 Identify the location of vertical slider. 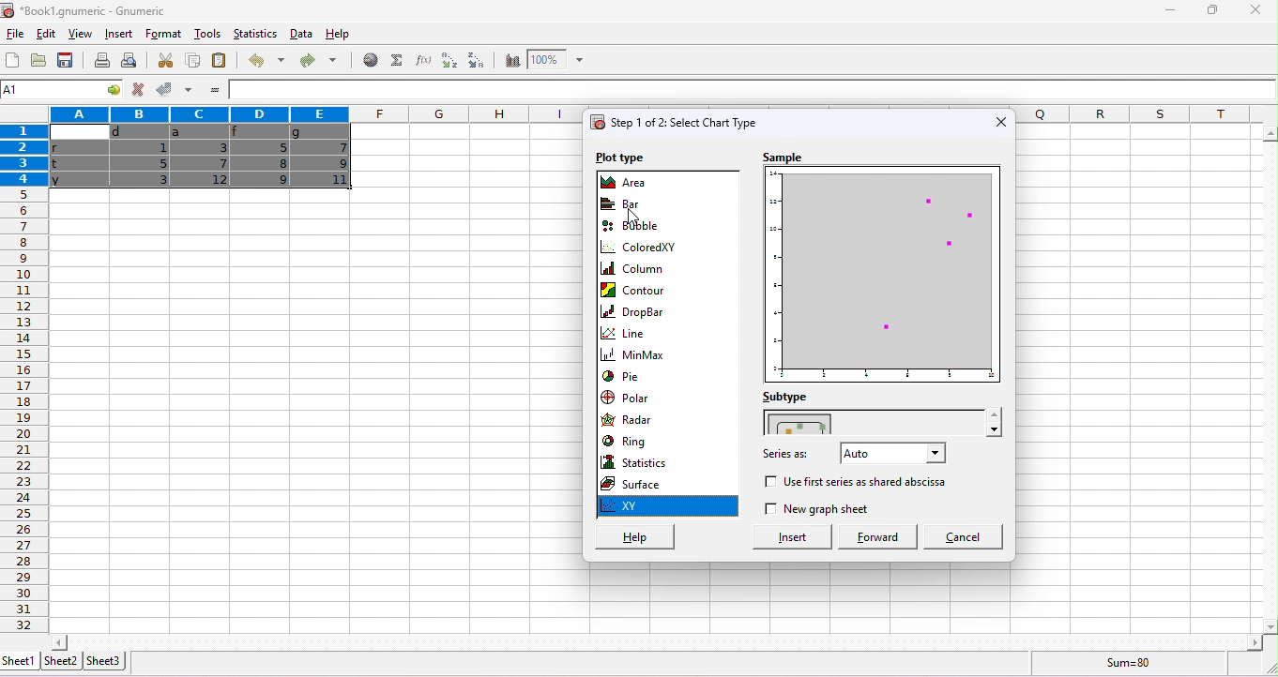
(1270, 378).